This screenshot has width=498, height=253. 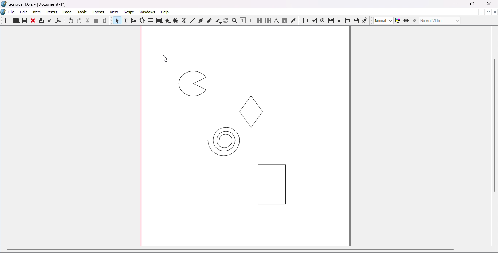 I want to click on Select the visual appearance of the display, so click(x=440, y=21).